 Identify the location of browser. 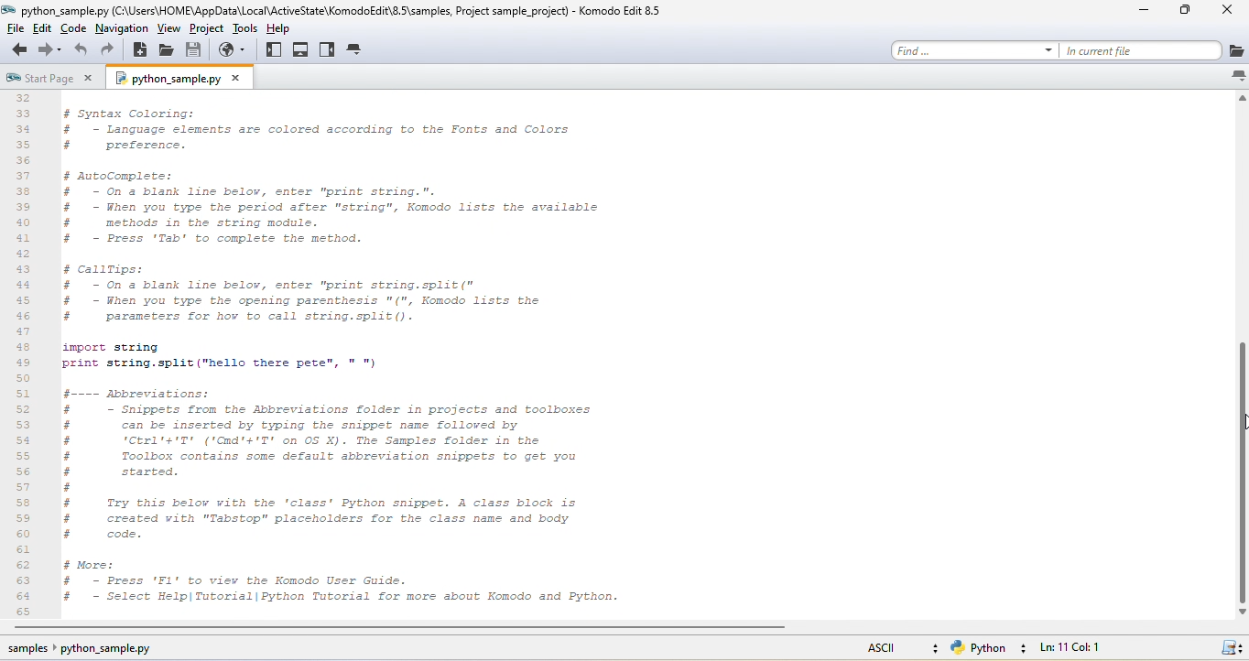
(235, 51).